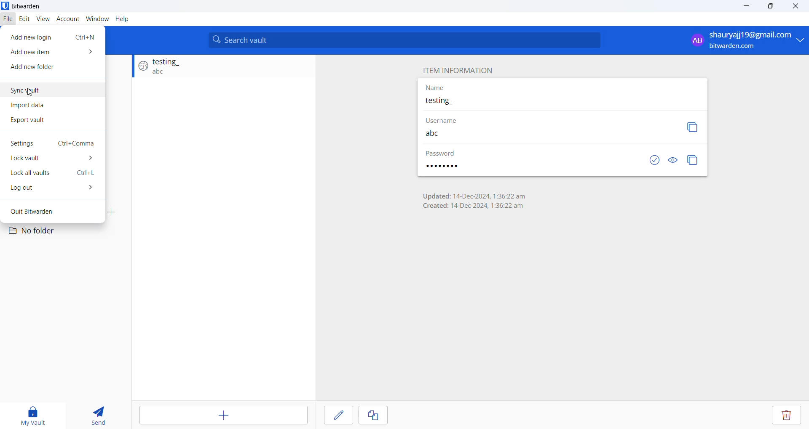 Image resolution: width=809 pixels, height=429 pixels. Describe the element at coordinates (52, 160) in the screenshot. I see `Lock vault` at that location.